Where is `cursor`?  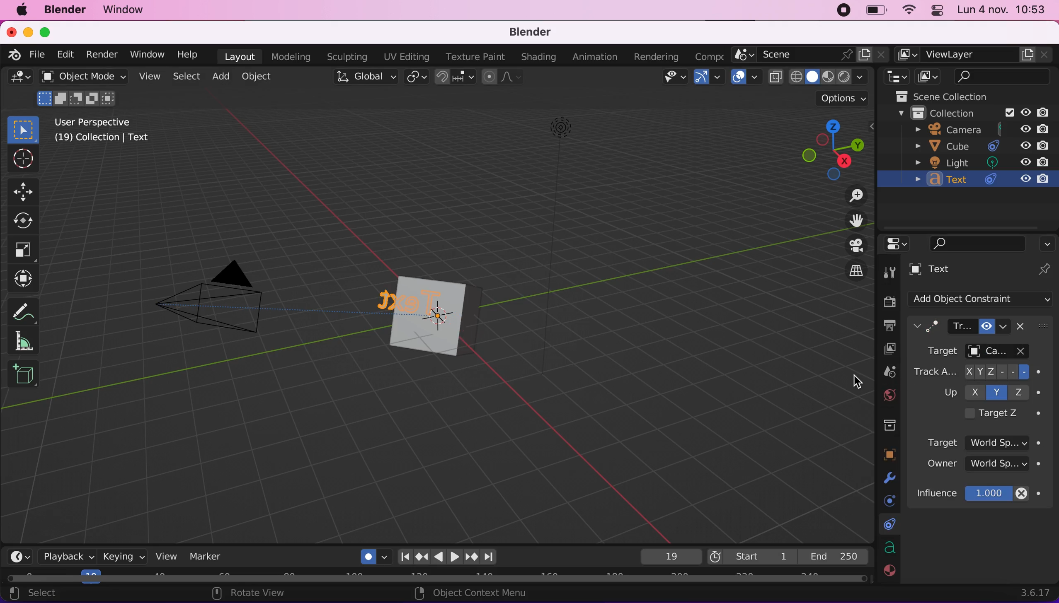 cursor is located at coordinates (856, 381).